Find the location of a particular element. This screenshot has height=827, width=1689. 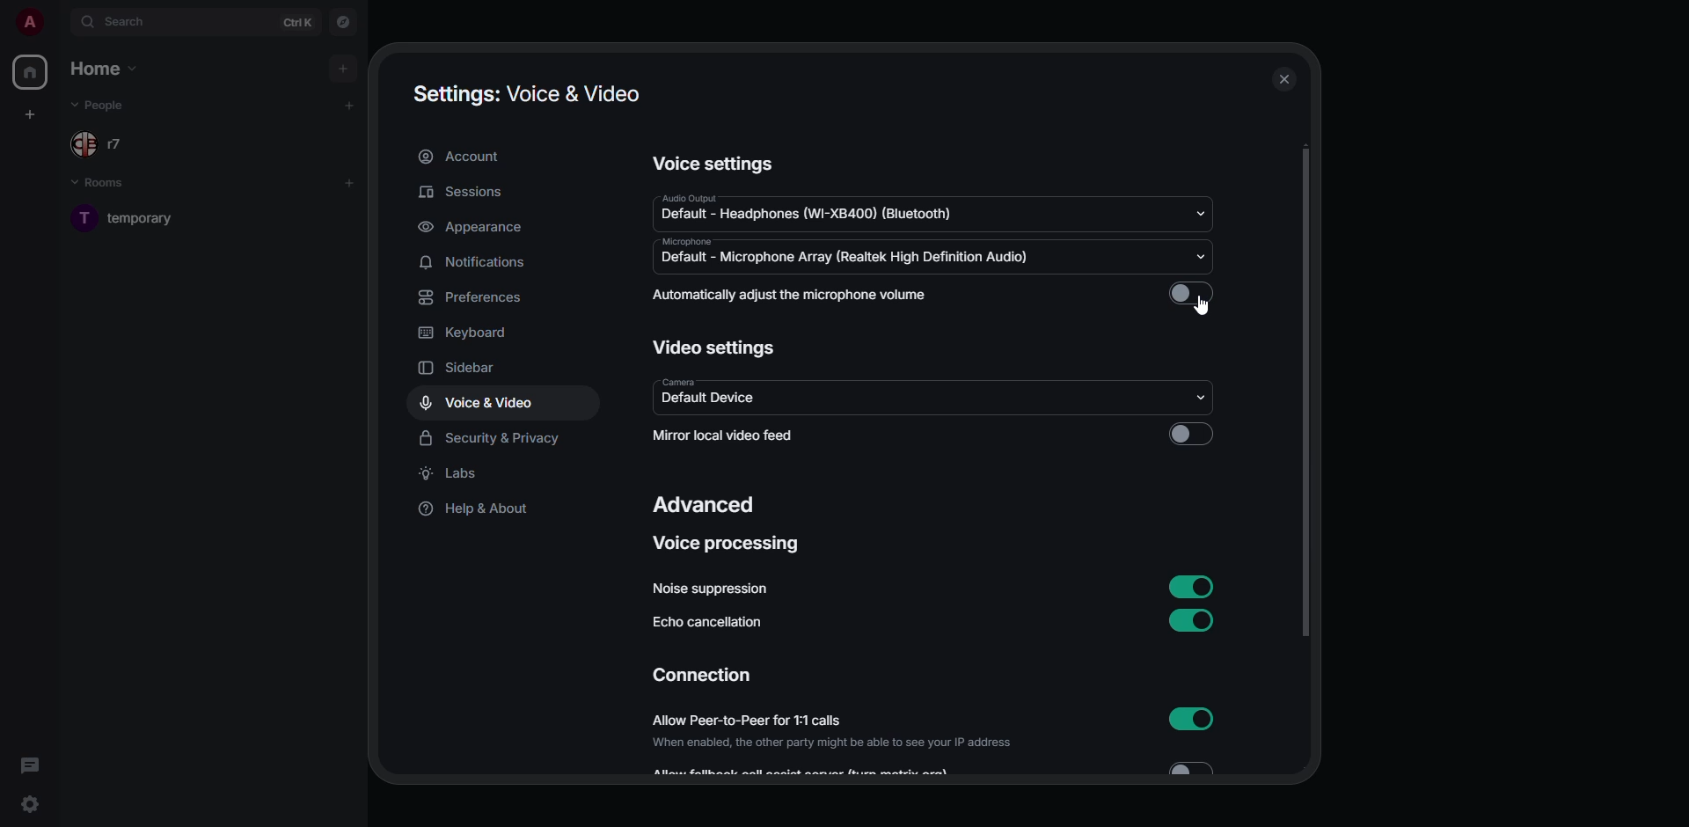

account is located at coordinates (463, 156).